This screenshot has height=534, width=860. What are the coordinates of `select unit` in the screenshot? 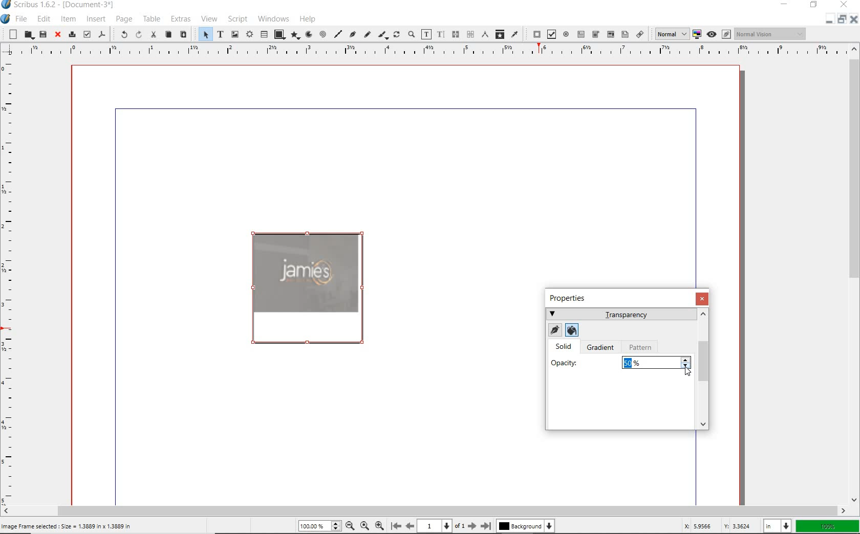 It's located at (776, 526).